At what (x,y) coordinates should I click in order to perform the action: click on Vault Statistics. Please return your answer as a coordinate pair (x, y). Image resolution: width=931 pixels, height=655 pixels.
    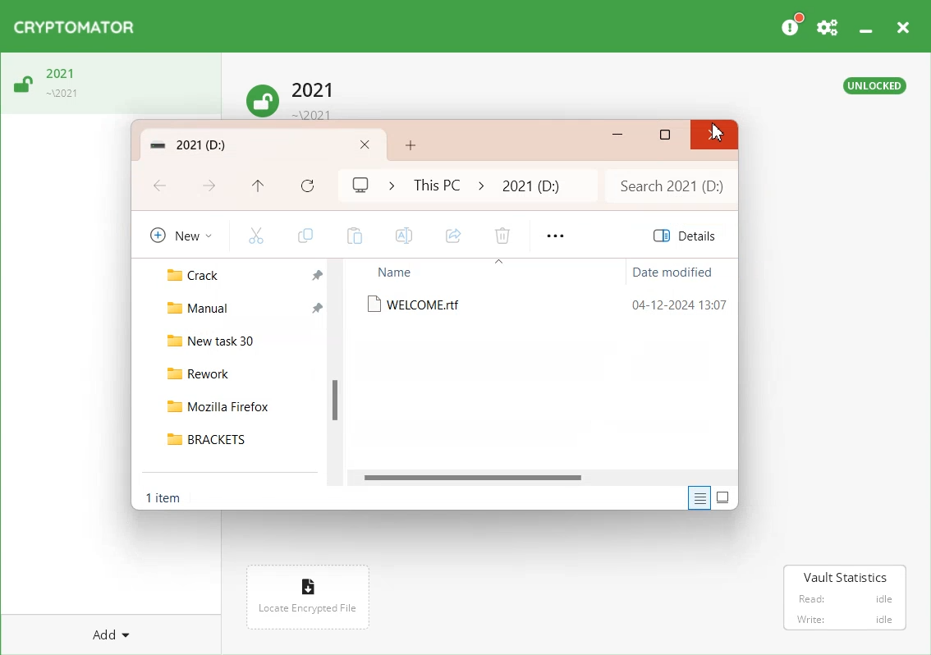
    Looking at the image, I should click on (846, 599).